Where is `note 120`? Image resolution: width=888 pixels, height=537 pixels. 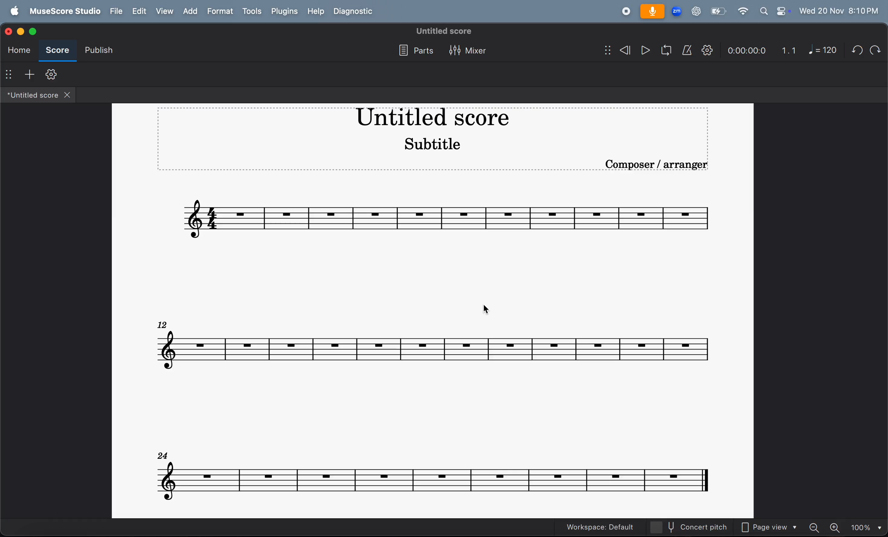 note 120 is located at coordinates (822, 50).